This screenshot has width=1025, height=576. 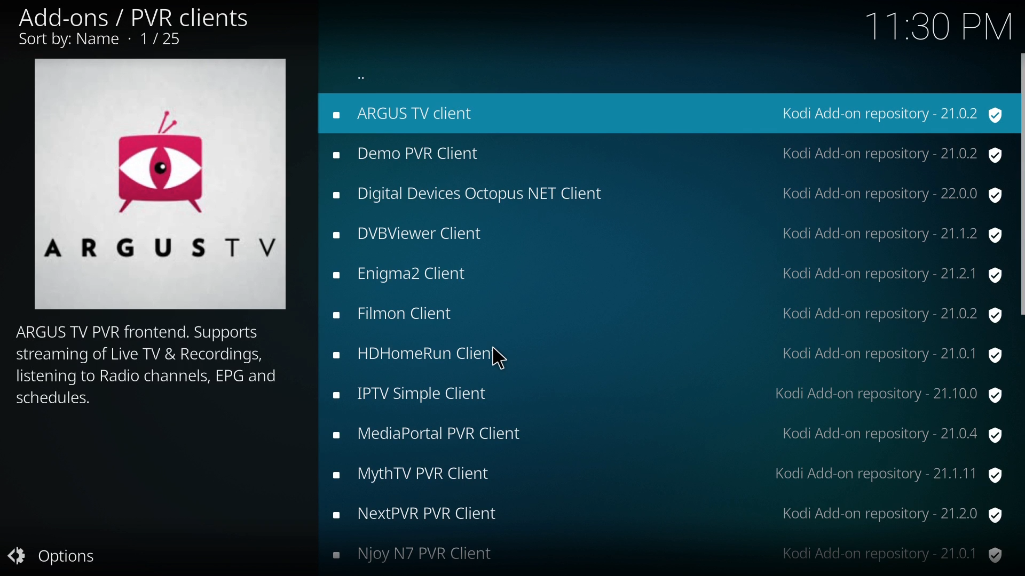 What do you see at coordinates (666, 555) in the screenshot?
I see `Njoy N7 PVR Client Kodi Add-on repository - 21.0.1` at bounding box center [666, 555].